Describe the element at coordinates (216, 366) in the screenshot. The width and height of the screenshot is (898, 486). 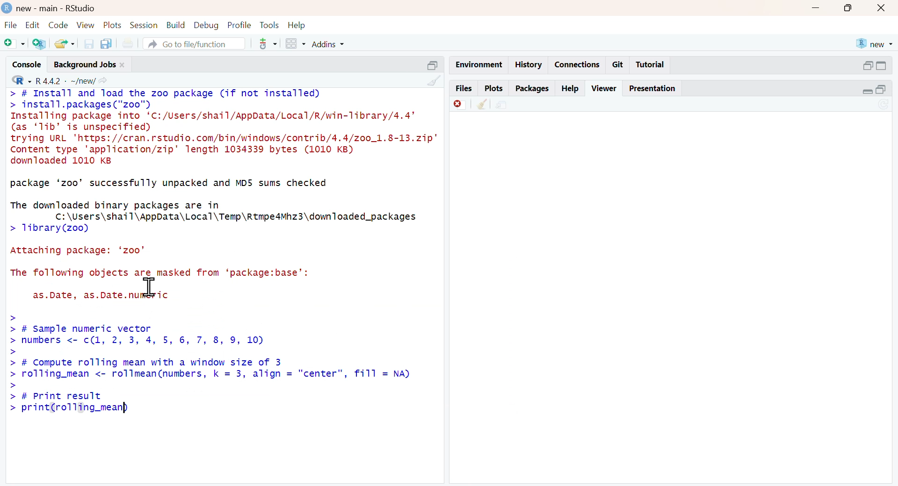
I see `>

> # Sample numeric vector

> numbers <- c(1, 2, 3, 4, 5, 6, 7, 8, 9, 10)

>

> # Compute rolling mean with a window size of 3

> rolling_mean <- rollmean(numbers, k = 3, align = "center", fi11 = NA)
>

> # Print result

> print(rolling_meanp` at that location.